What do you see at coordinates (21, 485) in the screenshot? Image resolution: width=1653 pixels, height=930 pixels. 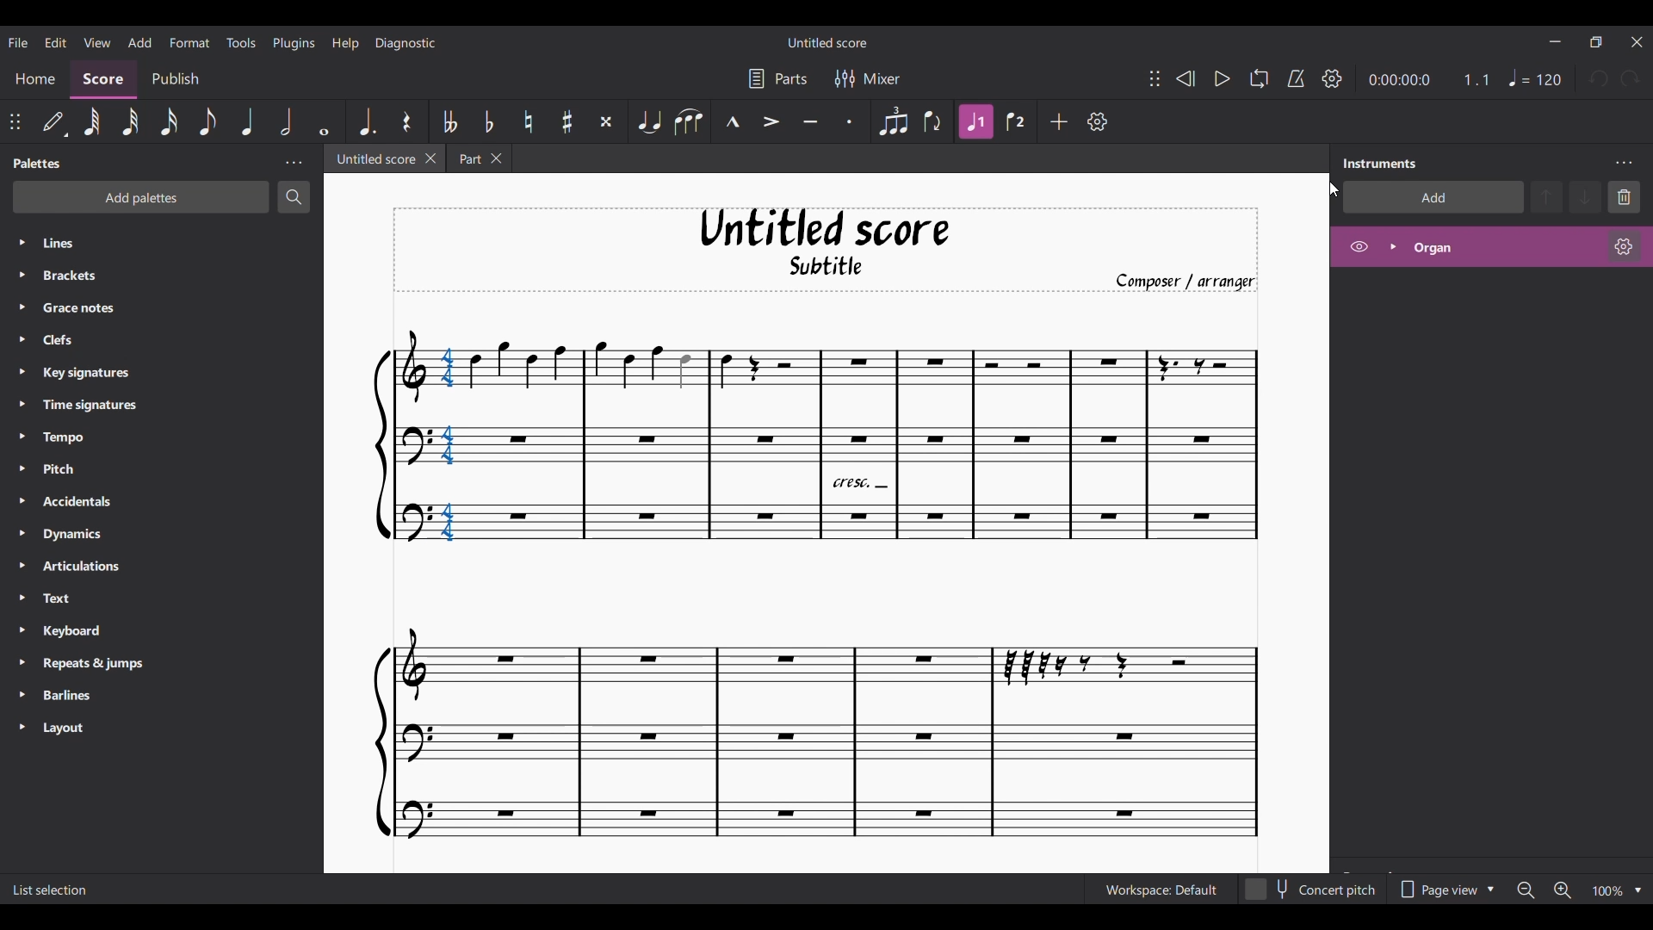 I see `Expand respective palette lines` at bounding box center [21, 485].